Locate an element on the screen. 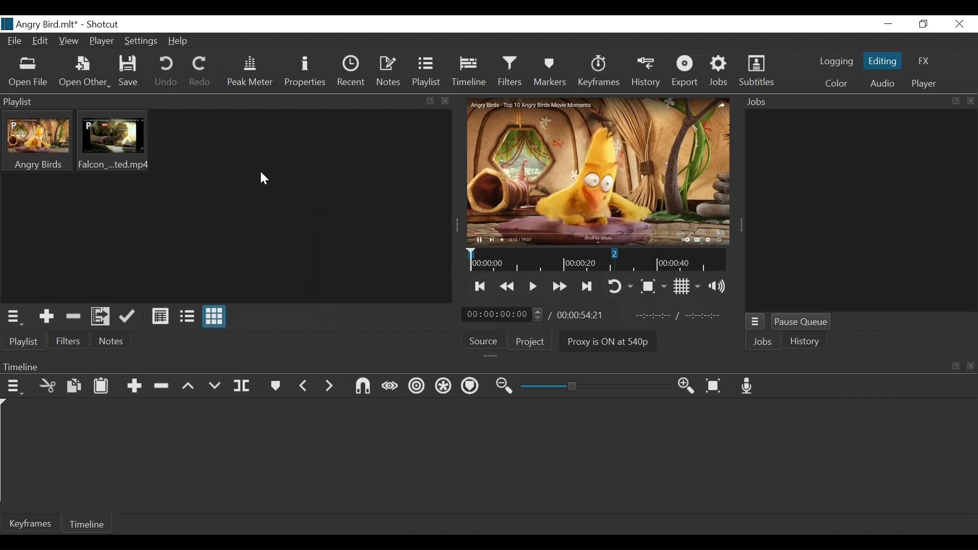 This screenshot has height=550, width=978. Jobs Panel is located at coordinates (861, 211).